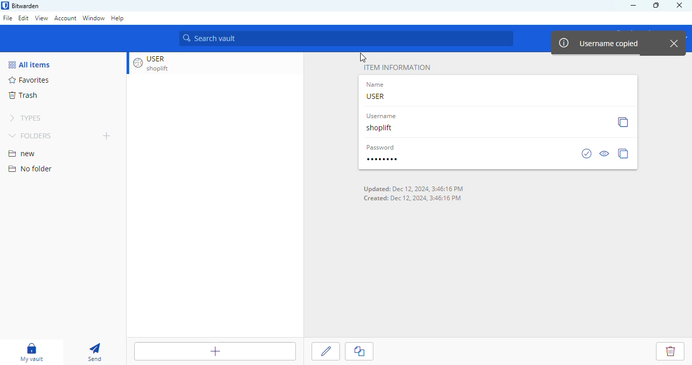  What do you see at coordinates (32, 351) in the screenshot?
I see `my vault` at bounding box center [32, 351].